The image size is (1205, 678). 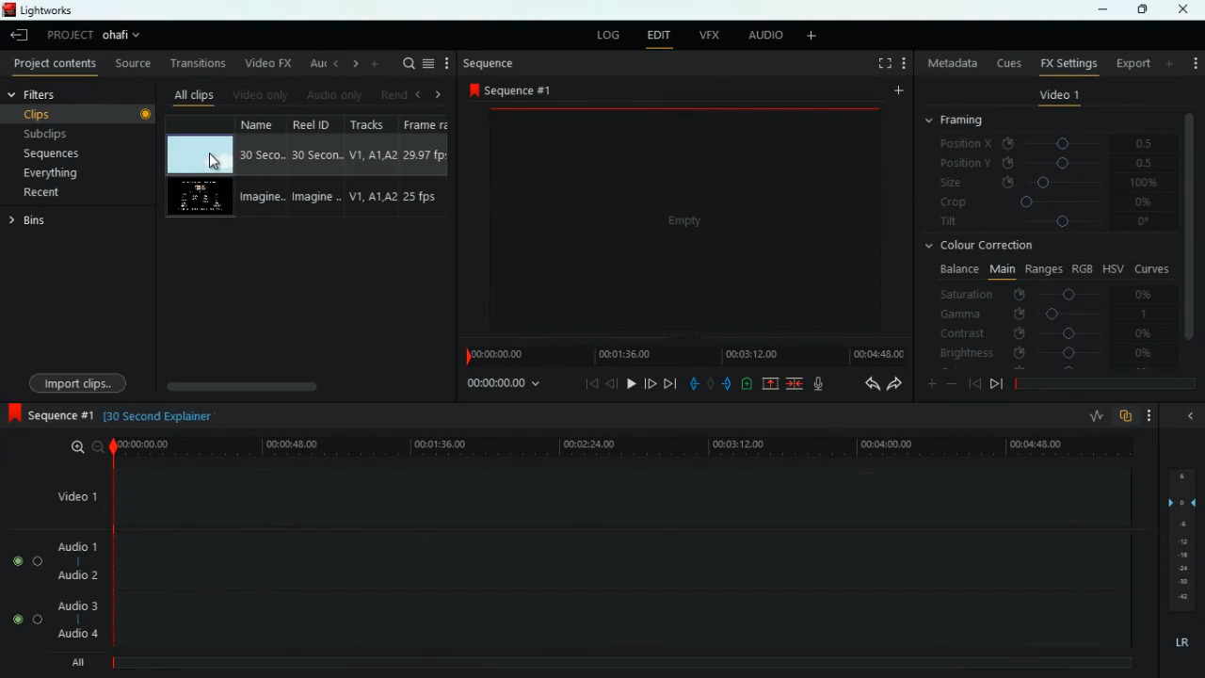 I want to click on explanation, so click(x=160, y=417).